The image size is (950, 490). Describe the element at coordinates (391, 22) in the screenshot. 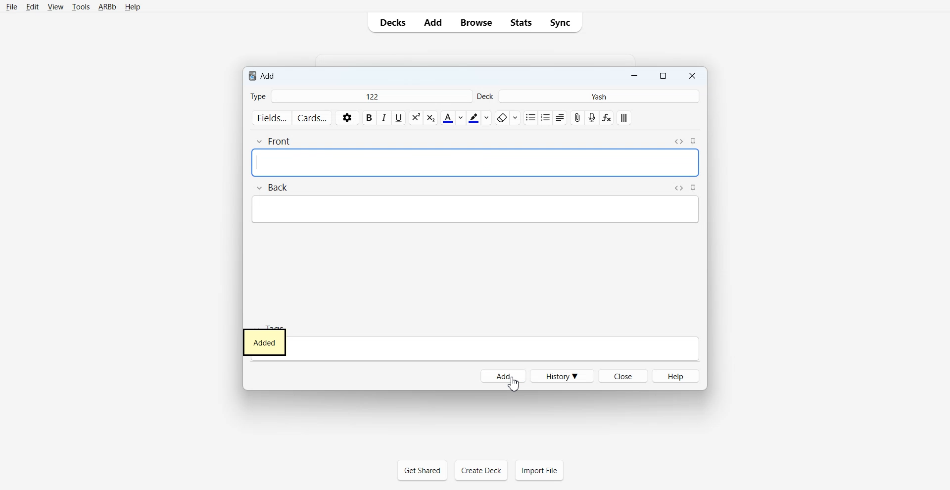

I see `Decks` at that location.